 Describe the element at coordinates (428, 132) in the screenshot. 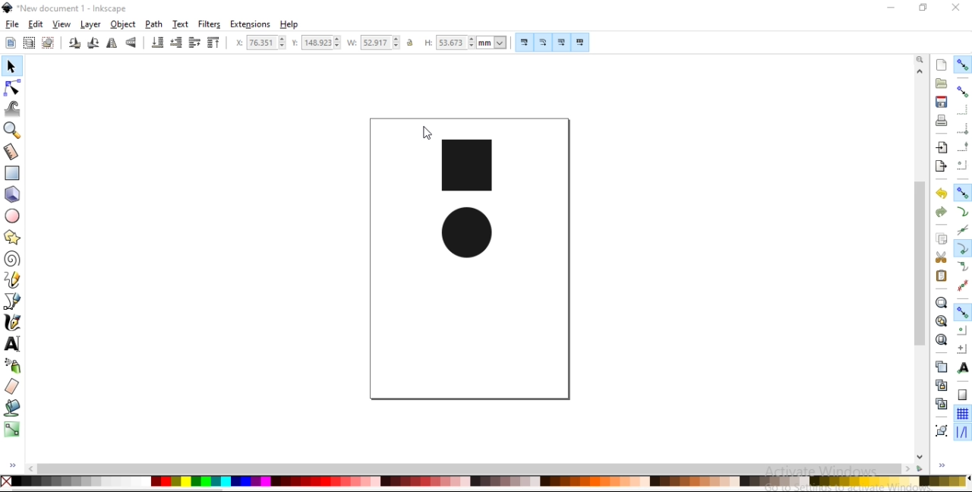

I see `cursor` at that location.